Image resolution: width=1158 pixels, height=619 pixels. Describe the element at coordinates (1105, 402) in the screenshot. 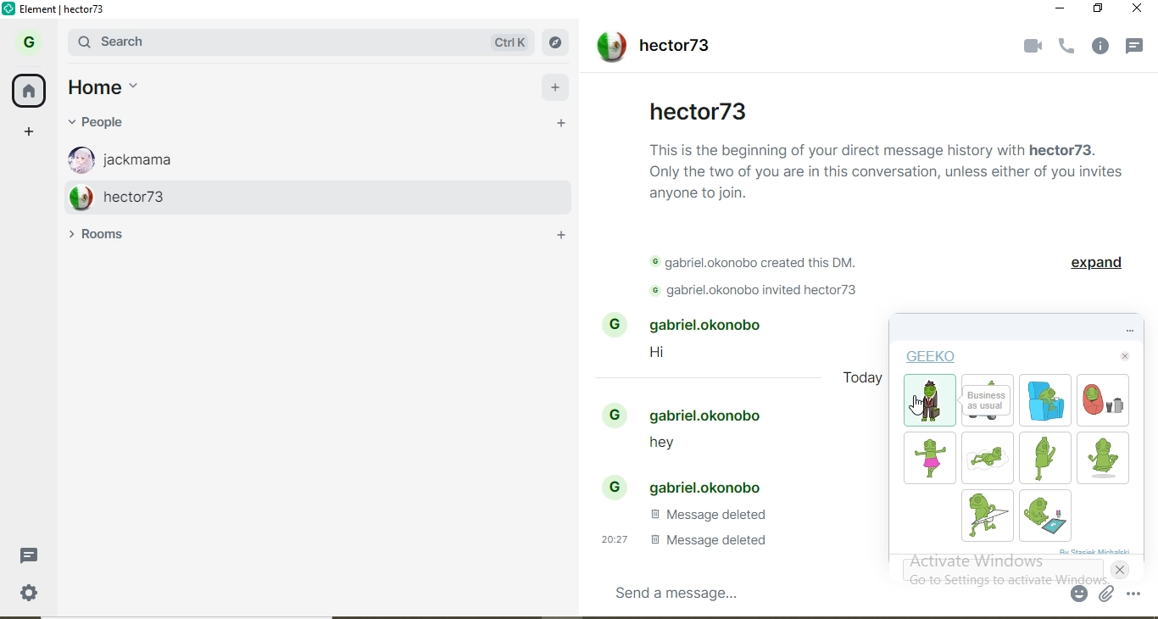

I see `sticker` at that location.